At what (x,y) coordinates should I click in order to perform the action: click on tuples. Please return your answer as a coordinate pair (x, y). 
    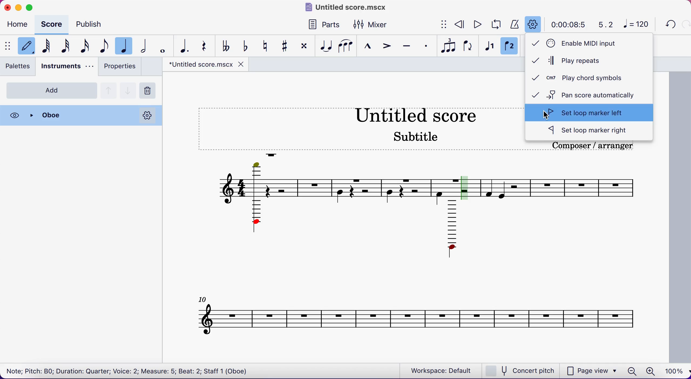
    Looking at the image, I should click on (450, 46).